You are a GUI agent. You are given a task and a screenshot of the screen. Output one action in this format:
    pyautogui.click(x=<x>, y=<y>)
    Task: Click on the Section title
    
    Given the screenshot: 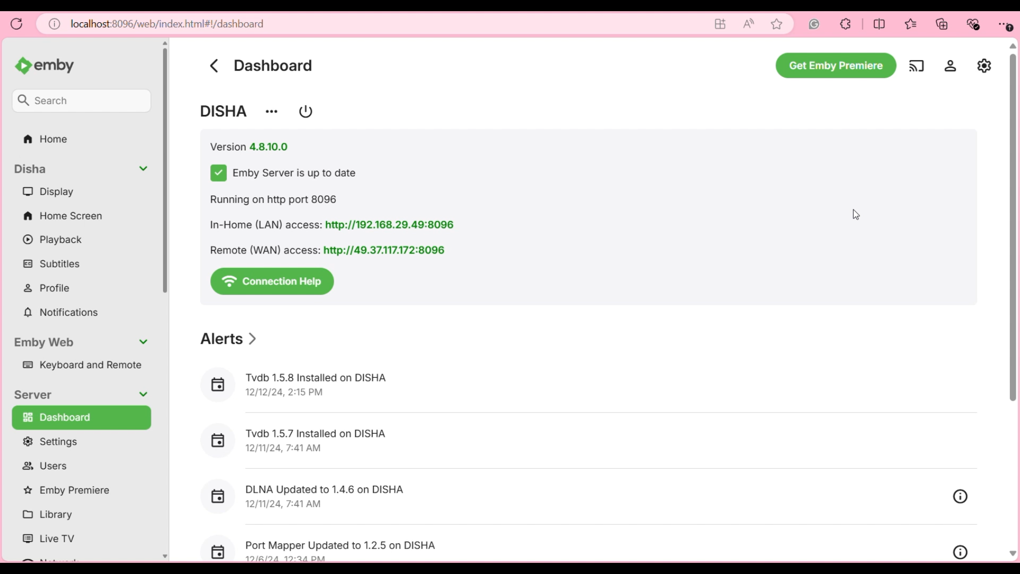 What is the action you would take?
    pyautogui.click(x=229, y=339)
    